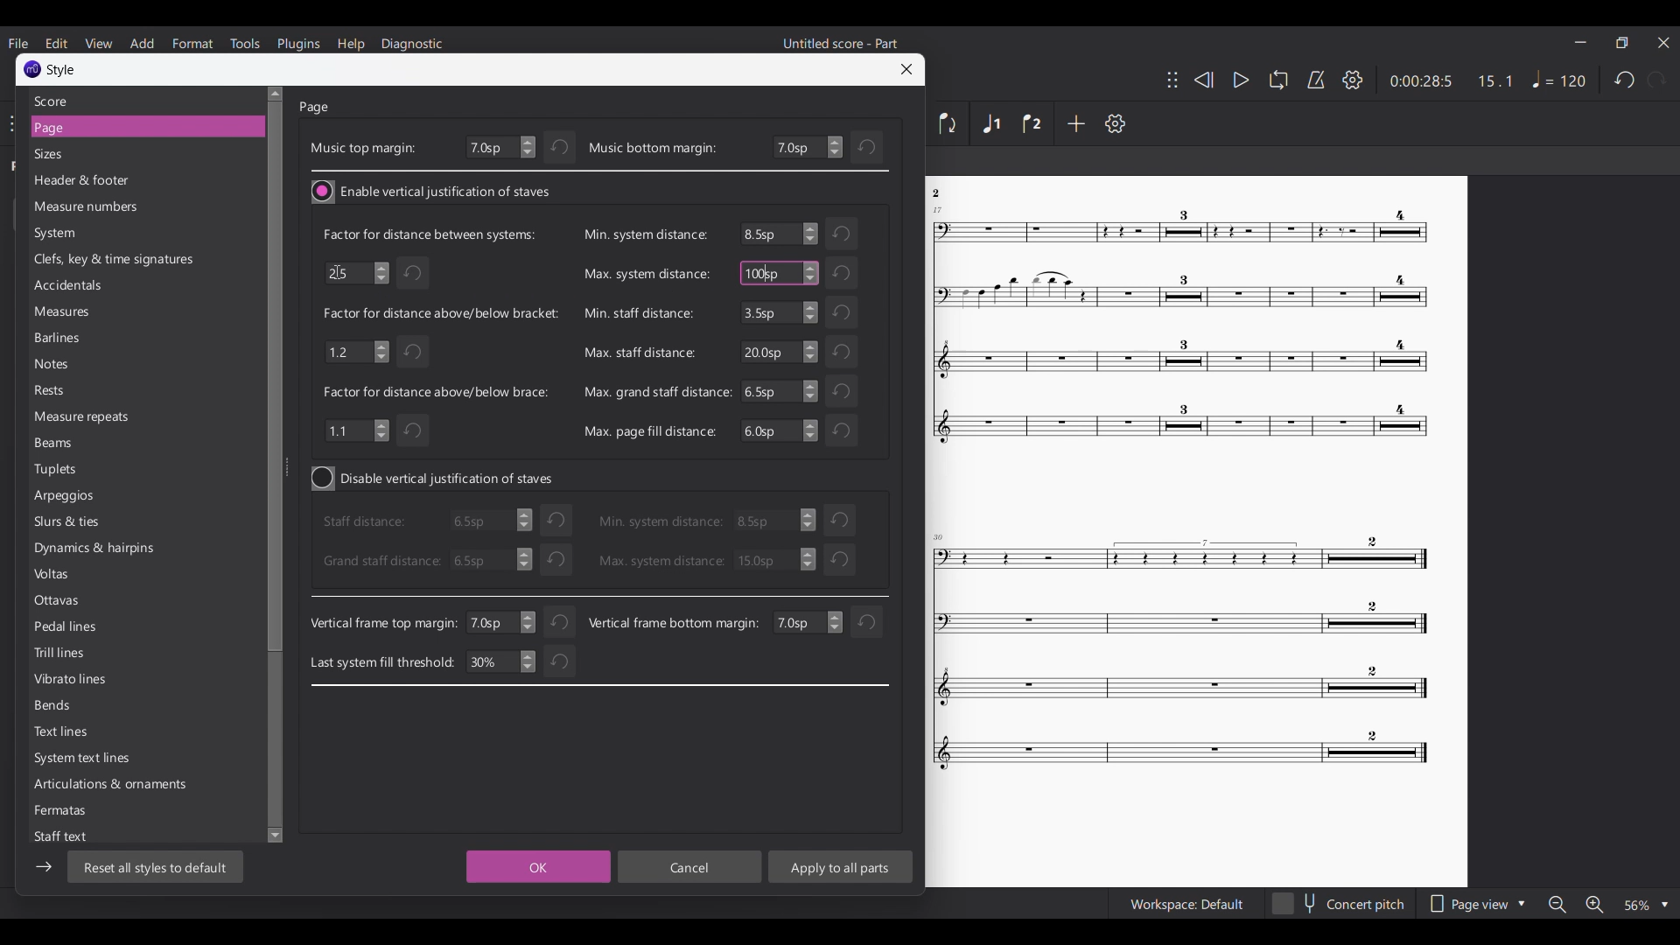 The height and width of the screenshot is (945, 1680). What do you see at coordinates (1647, 905) in the screenshot?
I see `Zoom options` at bounding box center [1647, 905].